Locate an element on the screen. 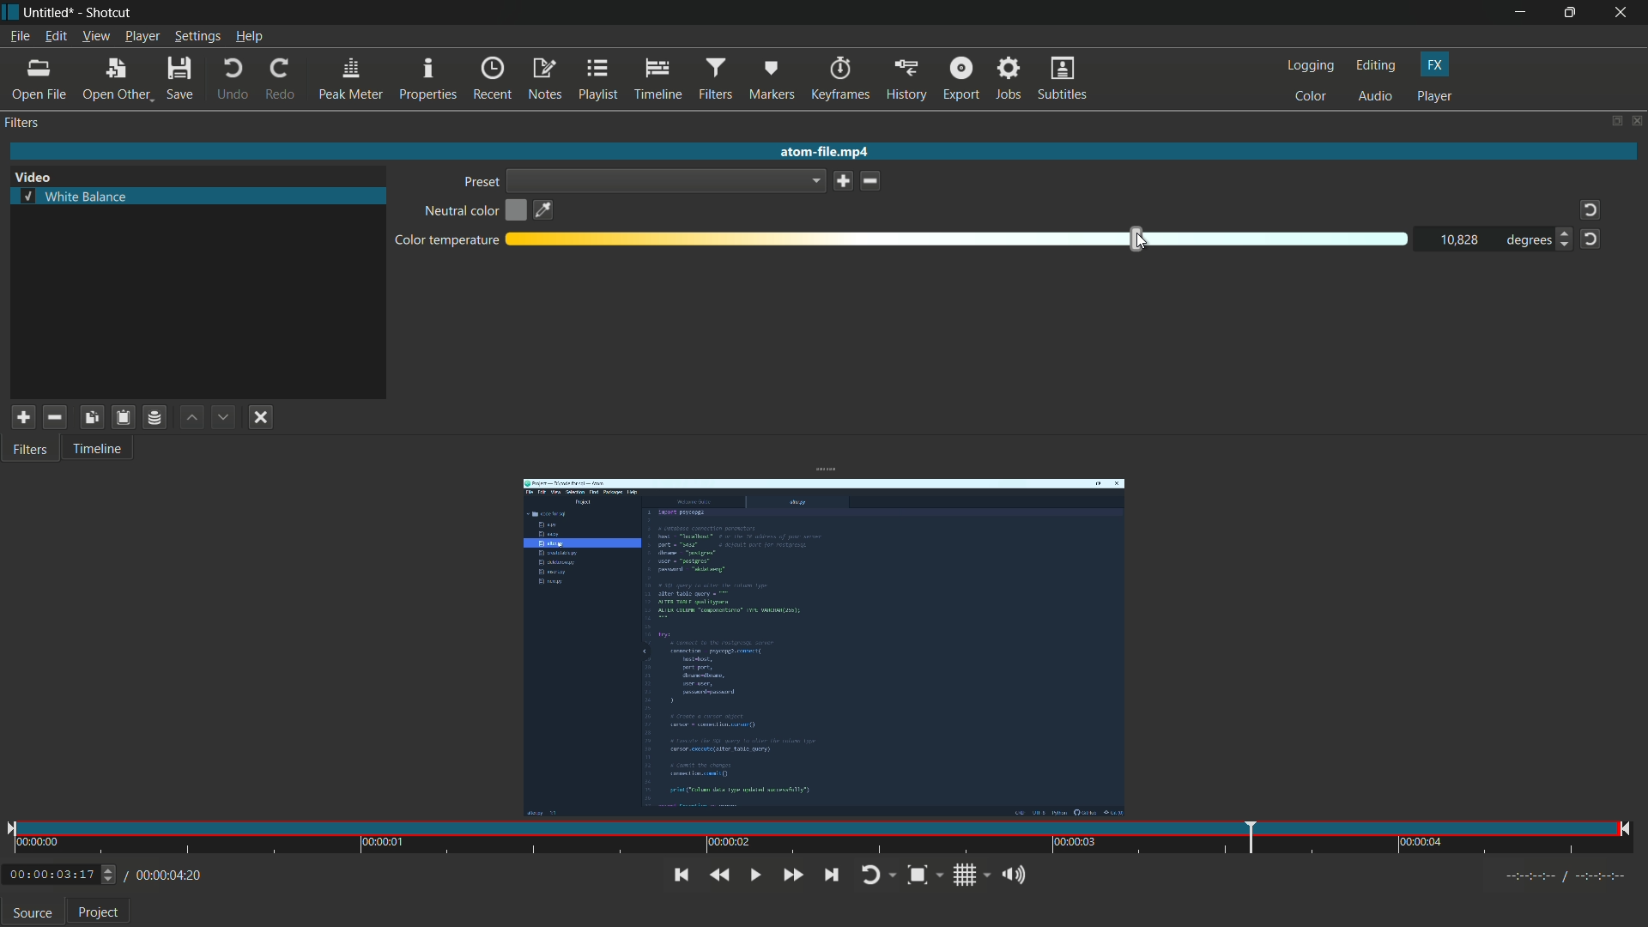  properties is located at coordinates (429, 80).